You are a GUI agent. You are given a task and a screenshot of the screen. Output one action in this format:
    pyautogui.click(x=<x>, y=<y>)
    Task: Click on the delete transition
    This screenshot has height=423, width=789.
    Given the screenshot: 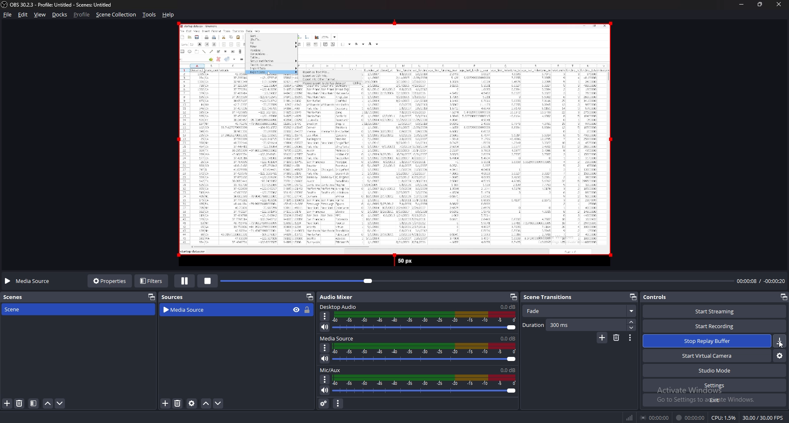 What is the action you would take?
    pyautogui.click(x=616, y=338)
    